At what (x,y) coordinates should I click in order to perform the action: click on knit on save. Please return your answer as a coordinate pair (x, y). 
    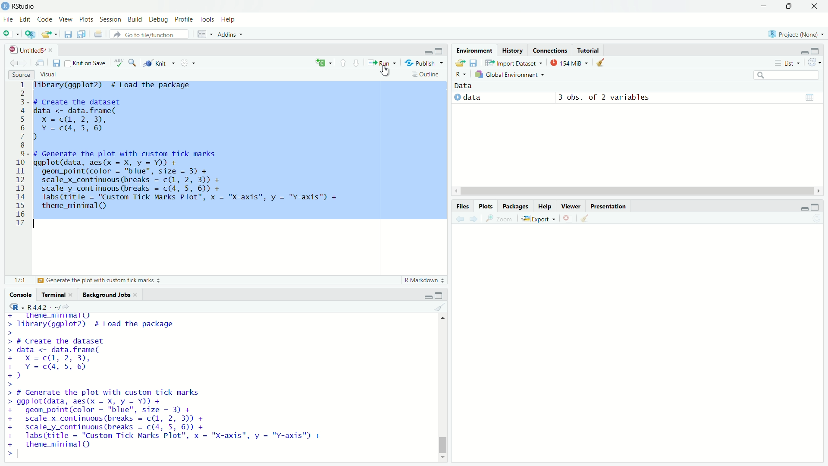
    Looking at the image, I should click on (88, 63).